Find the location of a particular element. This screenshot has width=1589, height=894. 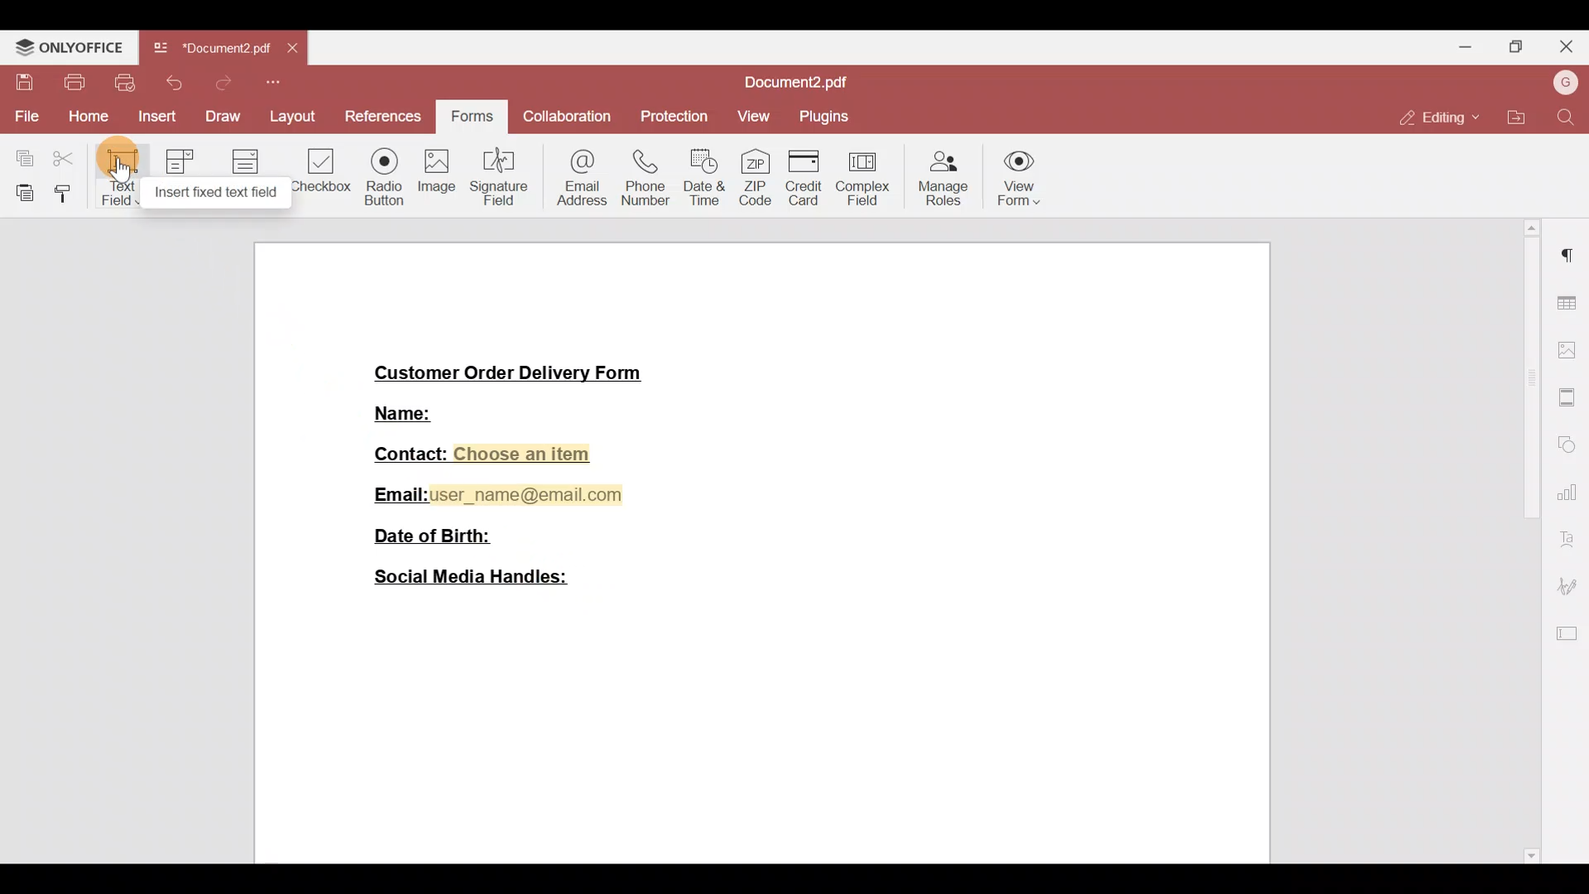

Chart settings is located at coordinates (1571, 493).